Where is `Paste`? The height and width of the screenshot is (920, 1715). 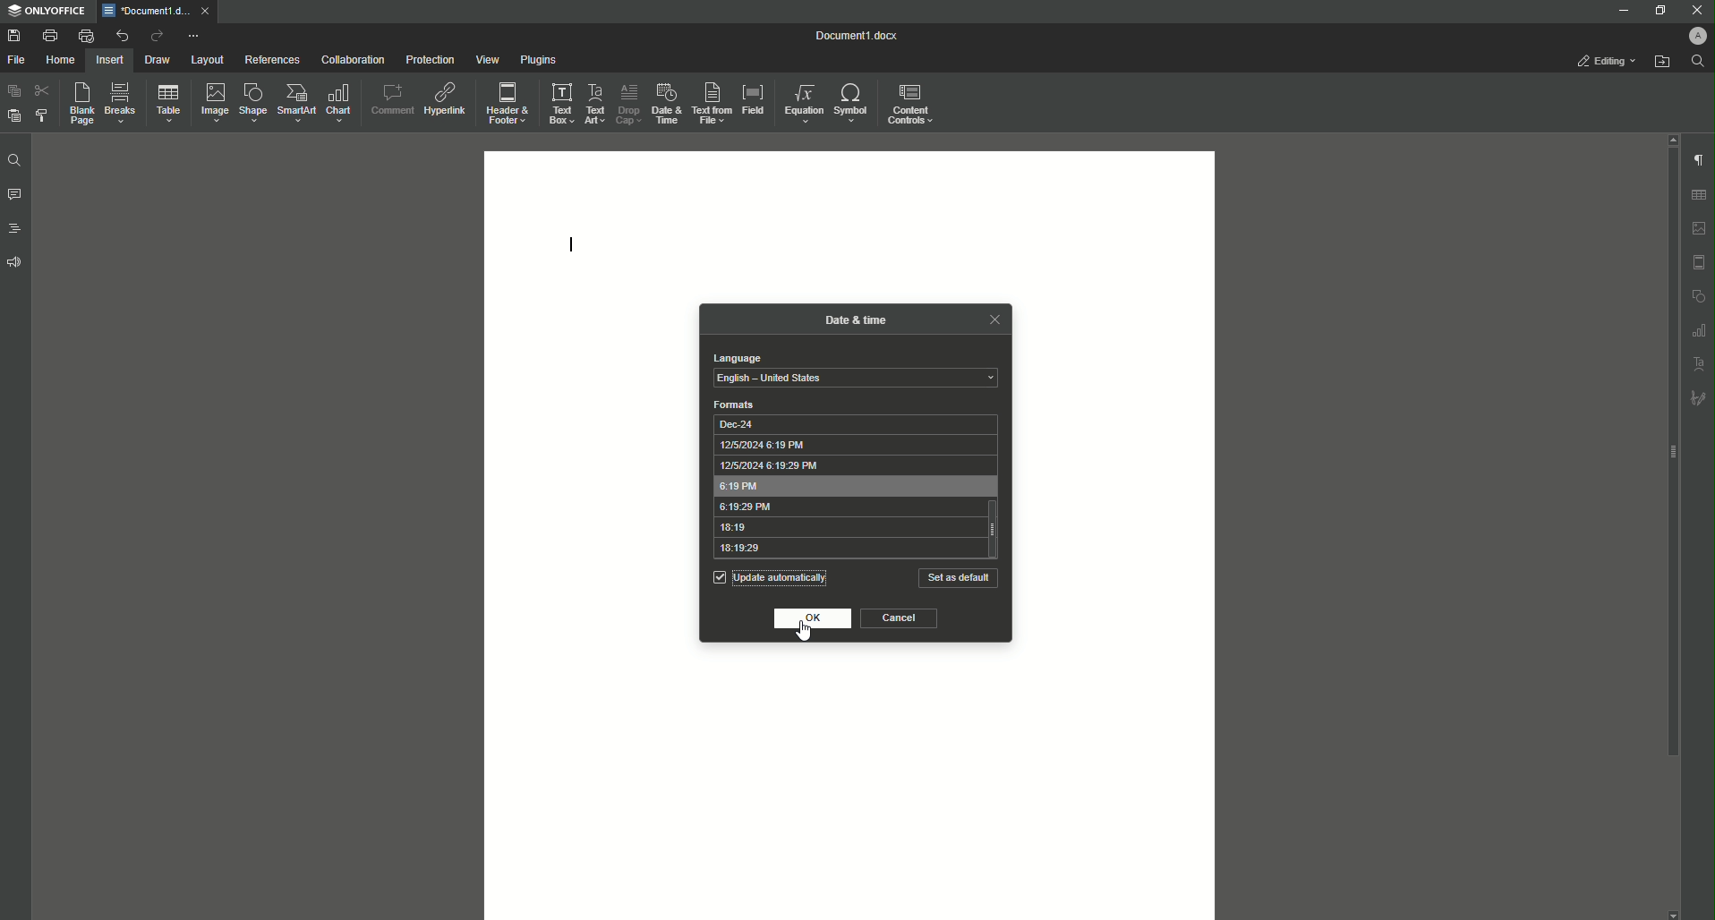 Paste is located at coordinates (13, 91).